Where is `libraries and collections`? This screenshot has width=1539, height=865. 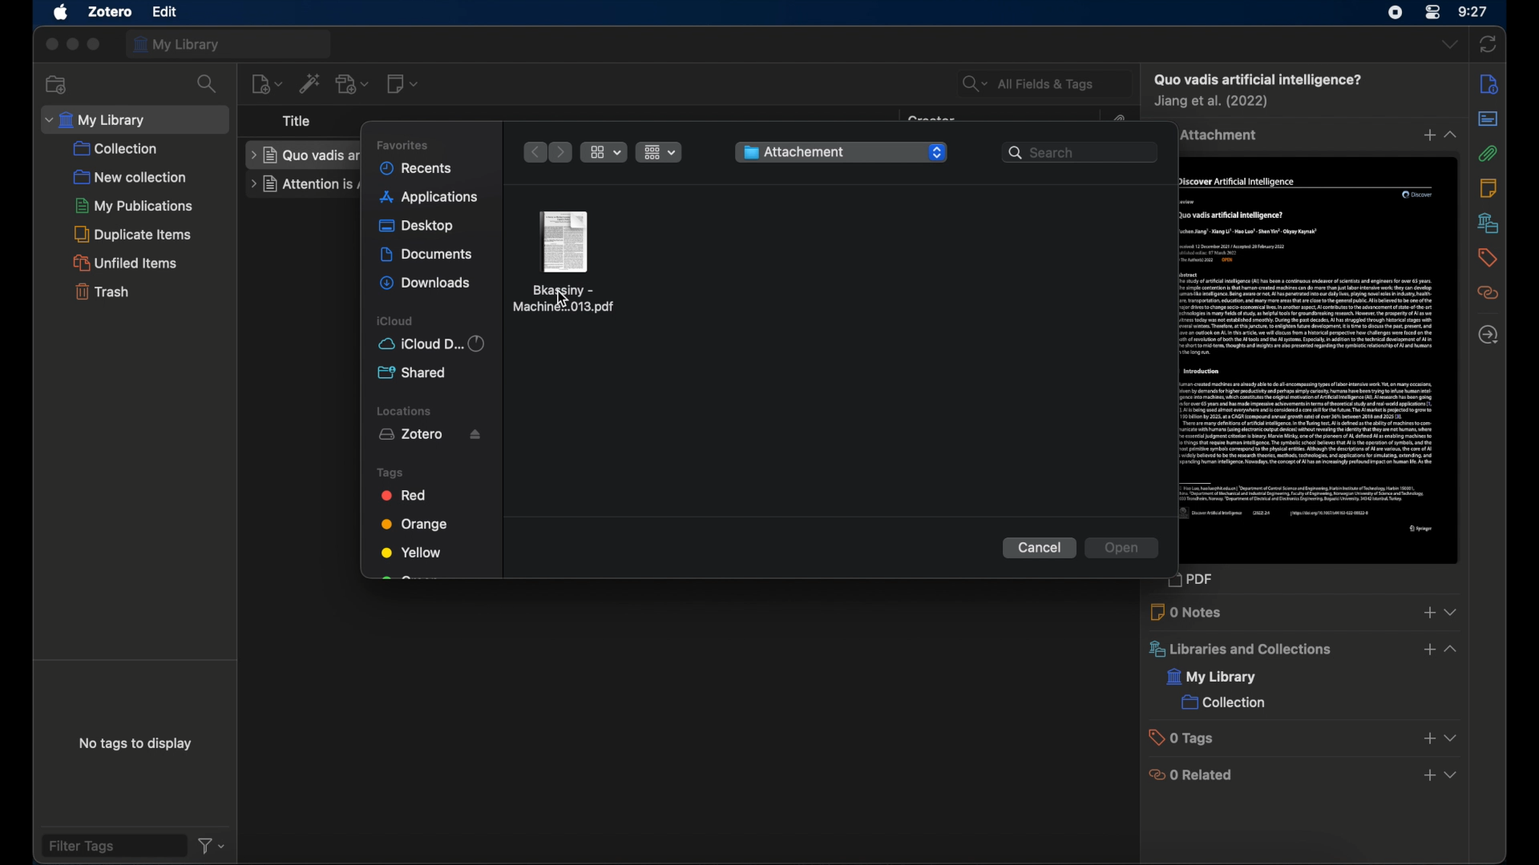
libraries and collections is located at coordinates (1238, 650).